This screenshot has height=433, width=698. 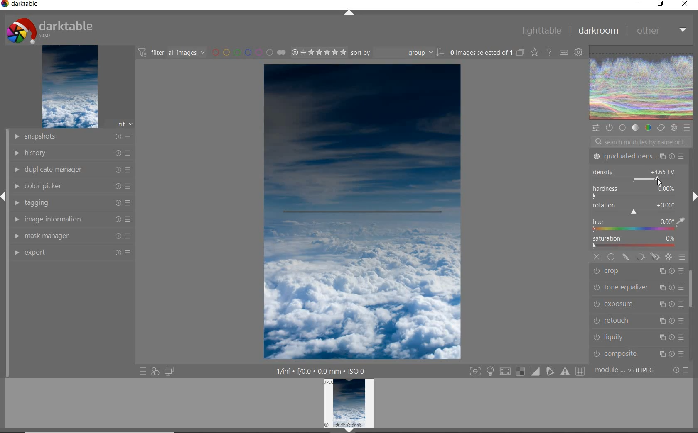 I want to click on CURSOR POSITION, so click(x=659, y=183).